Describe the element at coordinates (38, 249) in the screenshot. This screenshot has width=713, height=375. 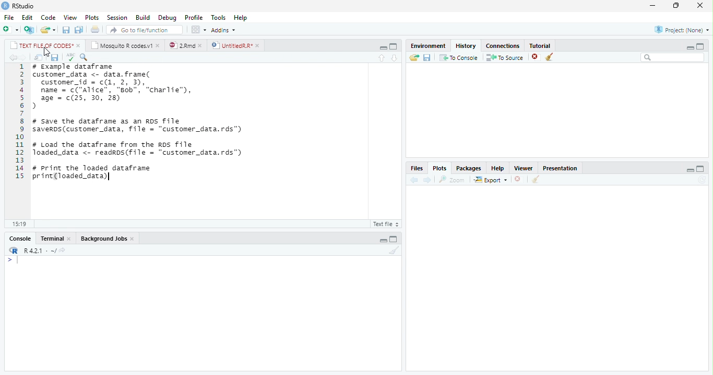
I see `R 4.2.1 .~/` at that location.